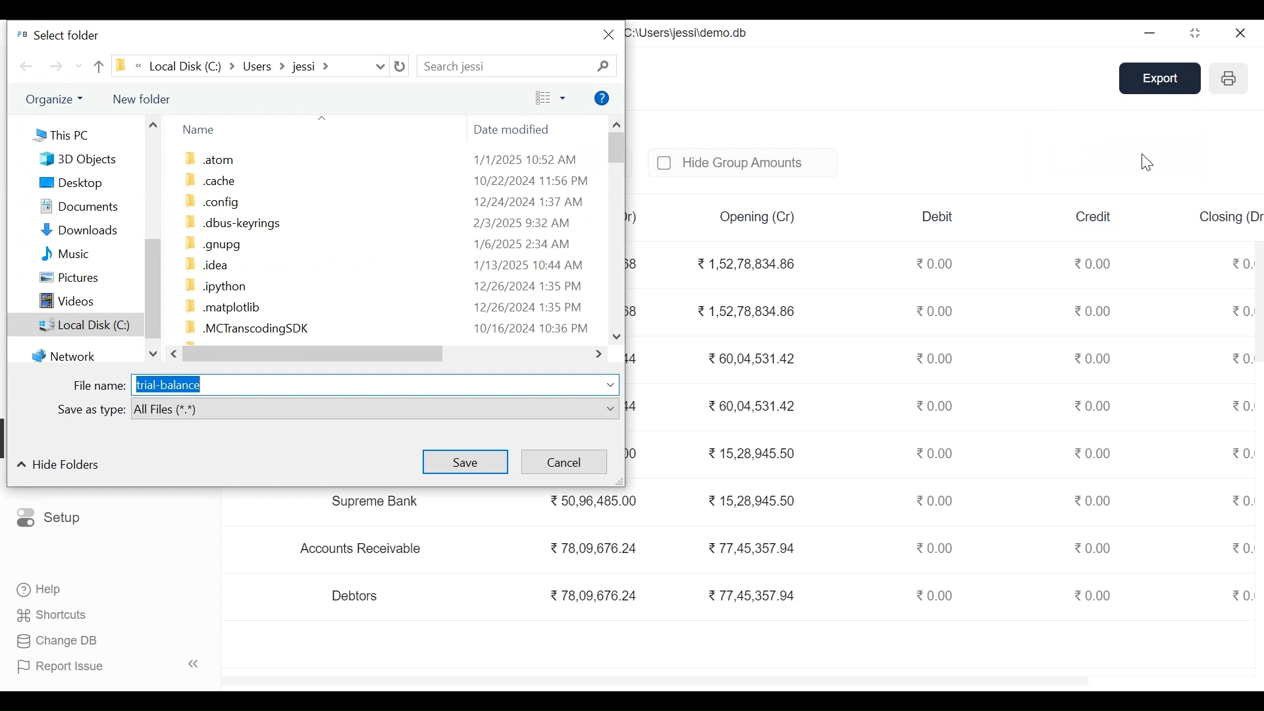 This screenshot has height=711, width=1264. Describe the element at coordinates (749, 546) in the screenshot. I see `77.45.357.94` at that location.